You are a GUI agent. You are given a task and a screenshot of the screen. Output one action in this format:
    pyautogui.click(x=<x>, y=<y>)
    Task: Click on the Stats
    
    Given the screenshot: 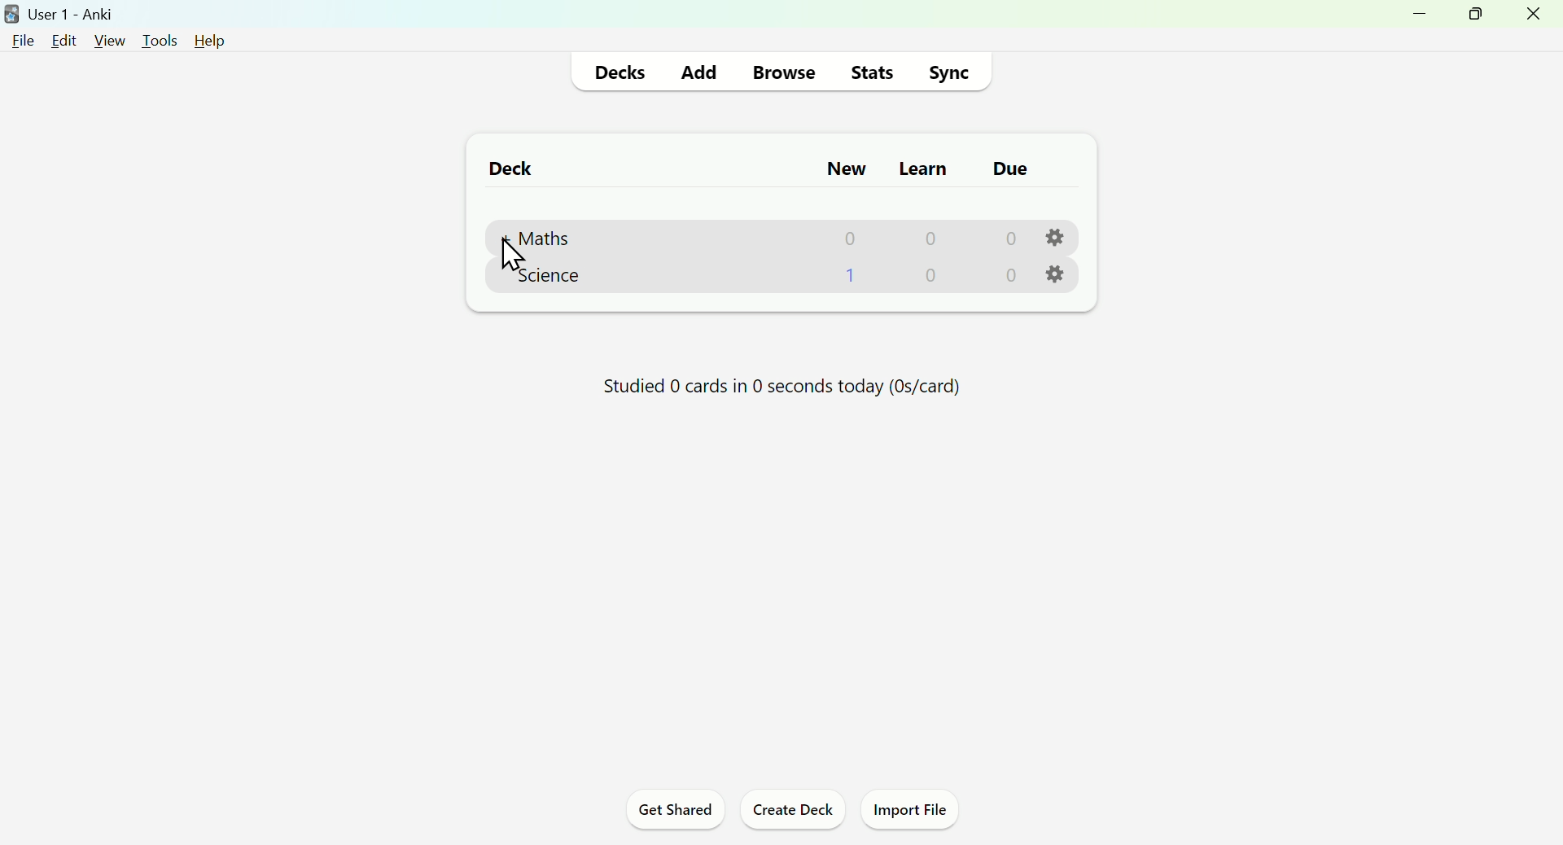 What is the action you would take?
    pyautogui.click(x=873, y=71)
    